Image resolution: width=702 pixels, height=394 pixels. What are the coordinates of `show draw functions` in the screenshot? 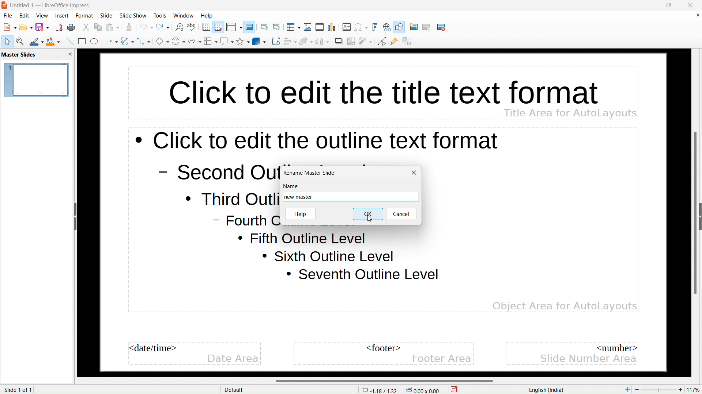 It's located at (399, 27).